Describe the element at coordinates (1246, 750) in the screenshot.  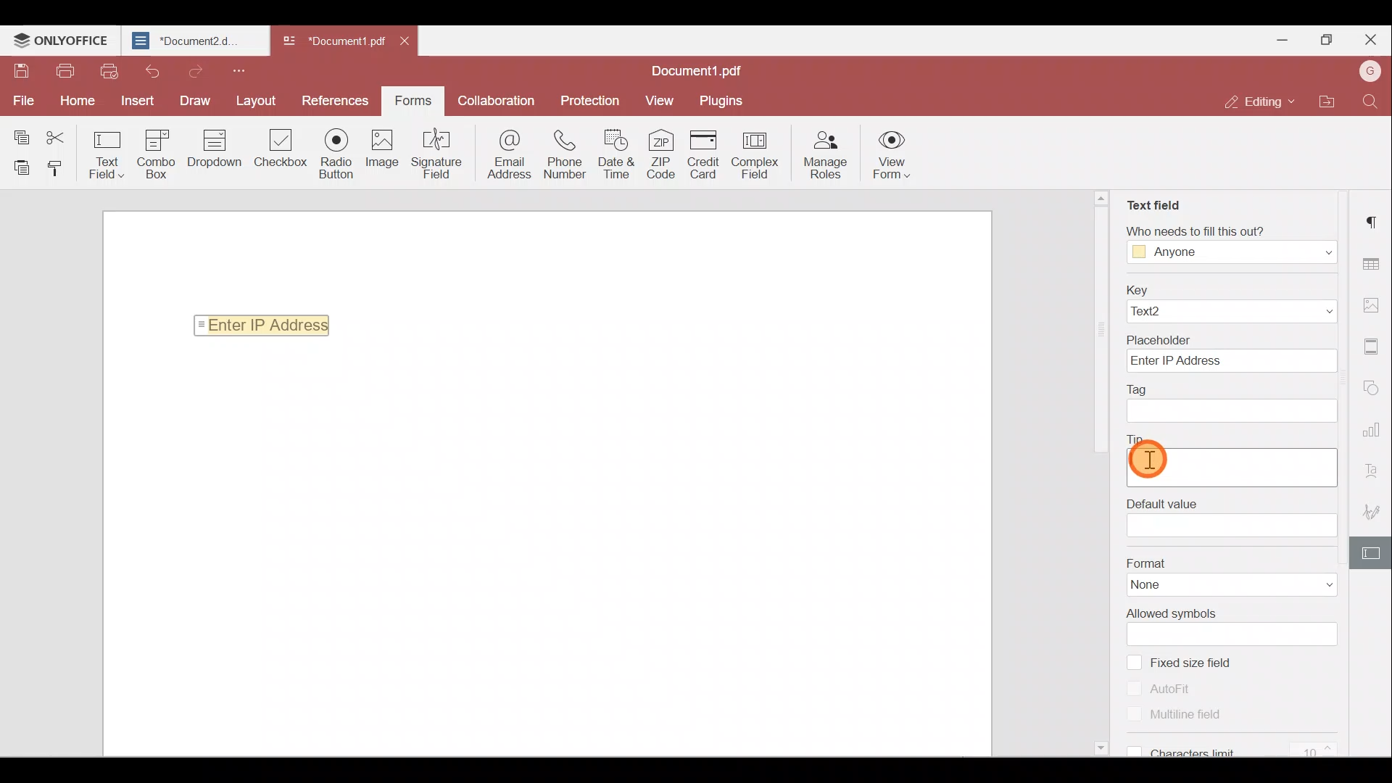
I see `Characters limit` at that location.